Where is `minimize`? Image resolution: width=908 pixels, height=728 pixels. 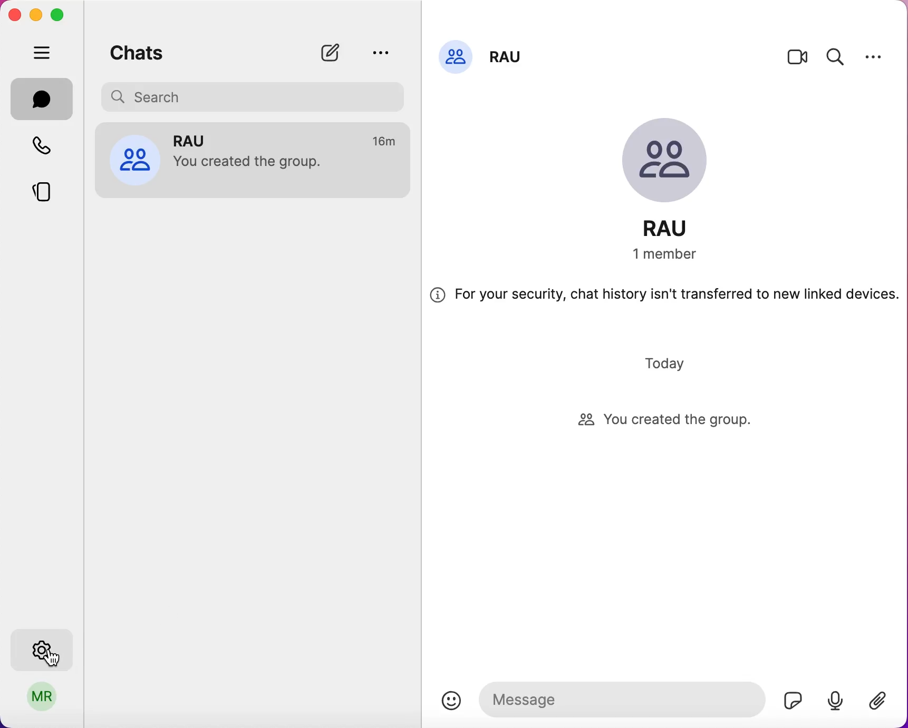 minimize is located at coordinates (35, 14).